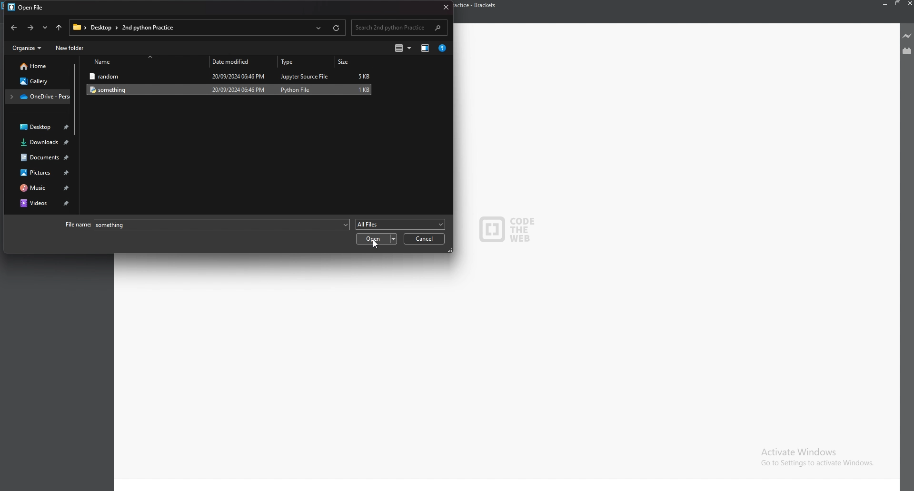  I want to click on cancel, so click(424, 239).